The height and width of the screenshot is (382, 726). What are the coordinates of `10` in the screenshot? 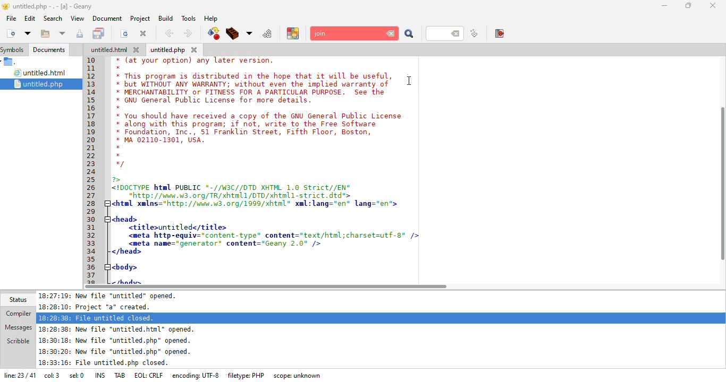 It's located at (91, 60).